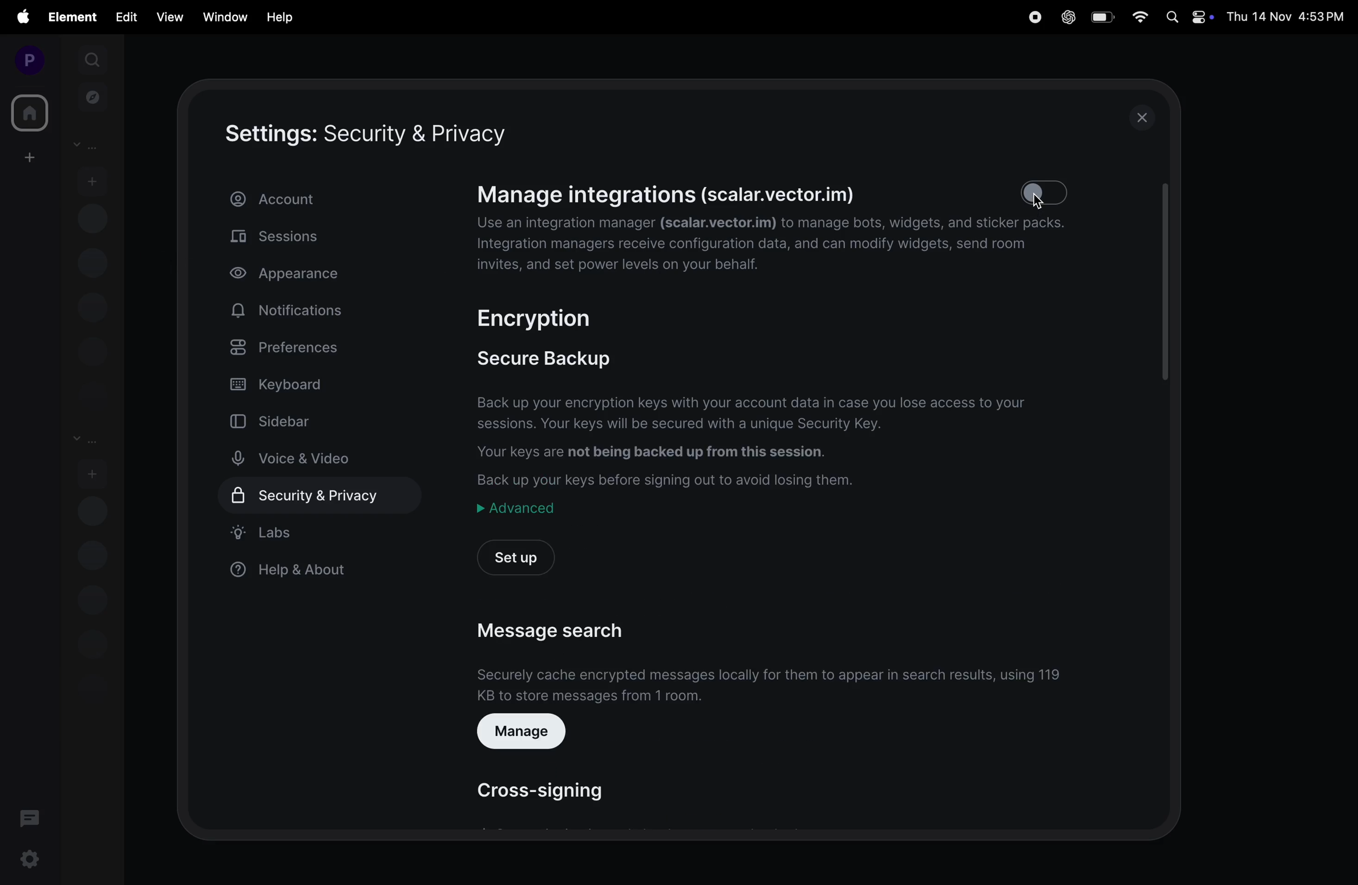 The image size is (1358, 885). Describe the element at coordinates (1046, 192) in the screenshot. I see `toogle off` at that location.